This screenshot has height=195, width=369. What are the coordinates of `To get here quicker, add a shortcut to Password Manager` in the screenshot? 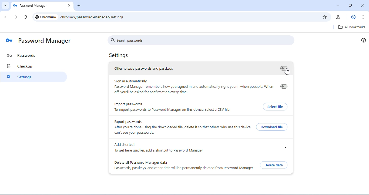 It's located at (158, 150).